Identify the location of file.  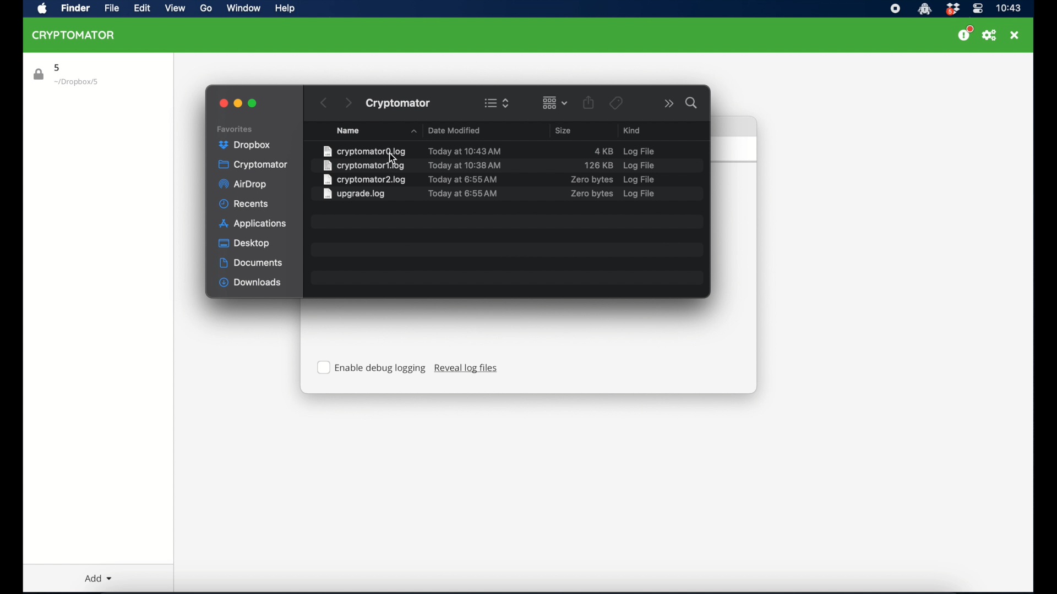
(365, 151).